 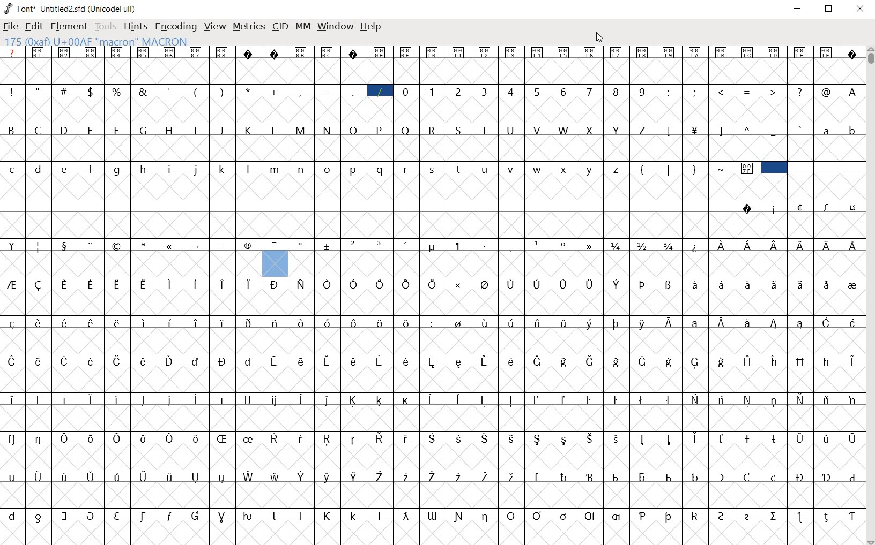 What do you see at coordinates (432, 400) in the screenshot?
I see `Symbol` at bounding box center [432, 400].